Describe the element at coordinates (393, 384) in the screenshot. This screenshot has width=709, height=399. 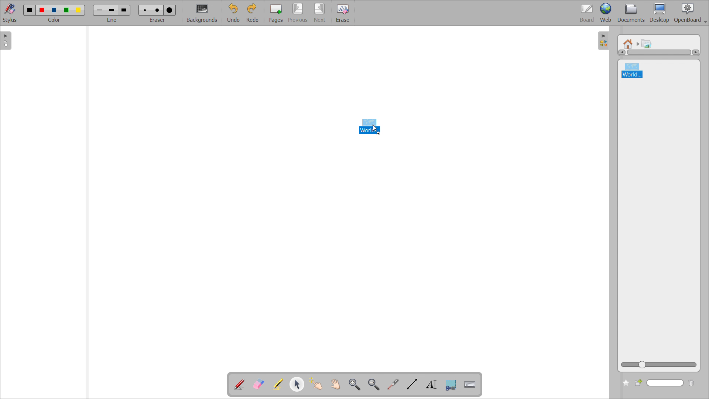
I see `virtual laser pointer` at that location.